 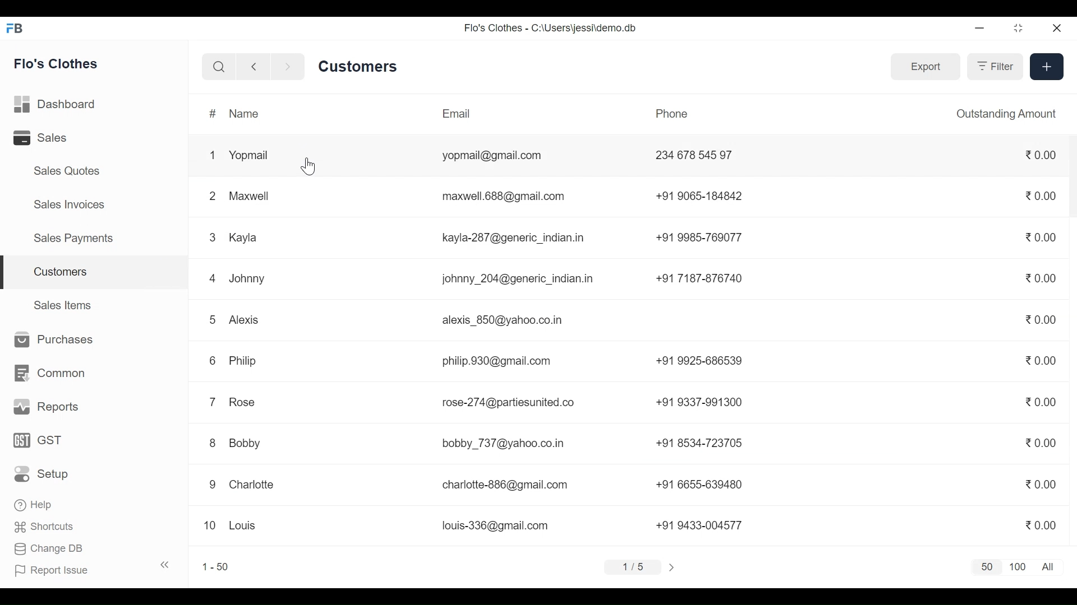 I want to click on 4, so click(x=212, y=280).